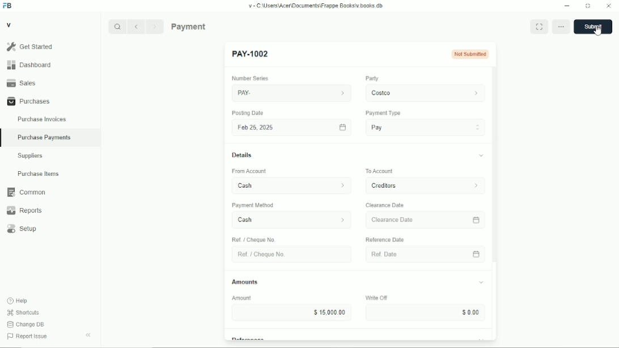 The height and width of the screenshot is (348, 619). What do you see at coordinates (374, 297) in the screenshot?
I see `Write OF` at bounding box center [374, 297].